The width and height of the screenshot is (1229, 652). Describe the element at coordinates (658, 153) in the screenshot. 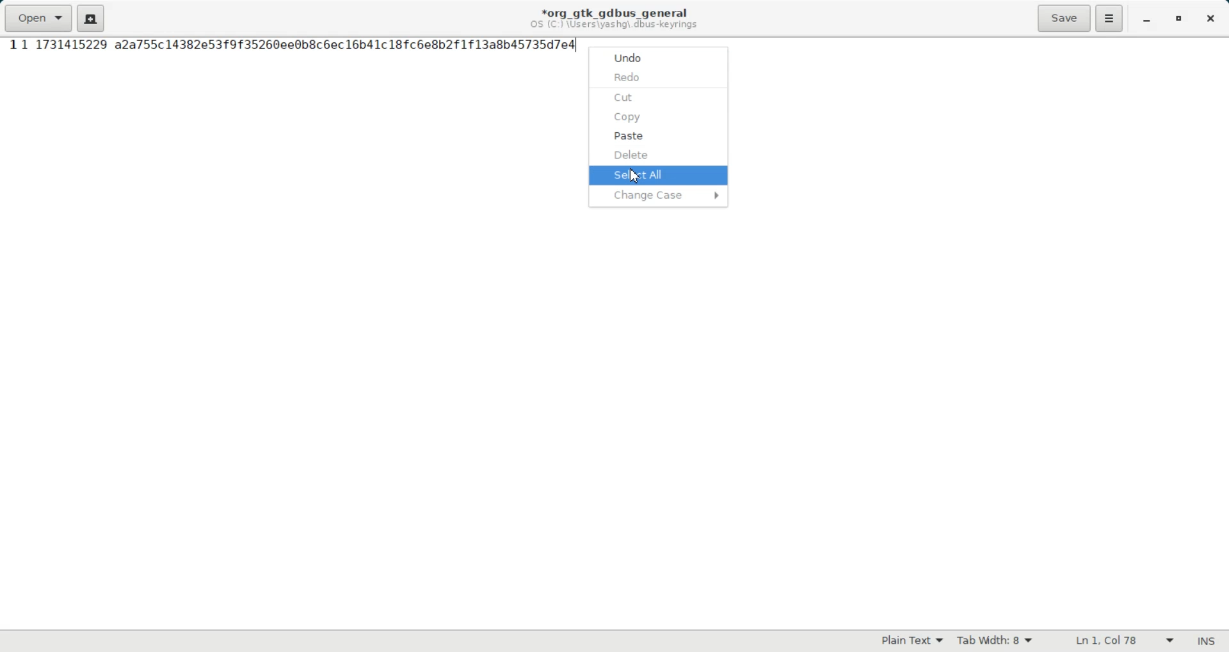

I see `Delete` at that location.